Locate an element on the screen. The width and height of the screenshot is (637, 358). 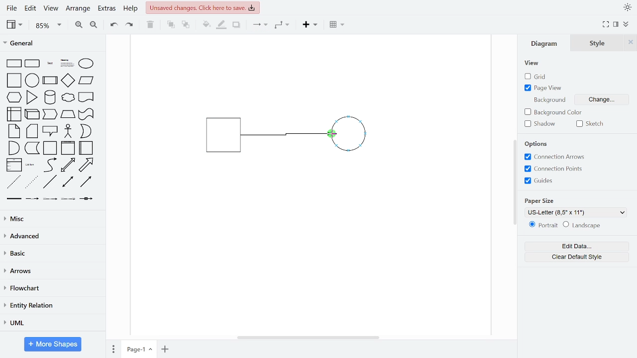
curve is located at coordinates (50, 165).